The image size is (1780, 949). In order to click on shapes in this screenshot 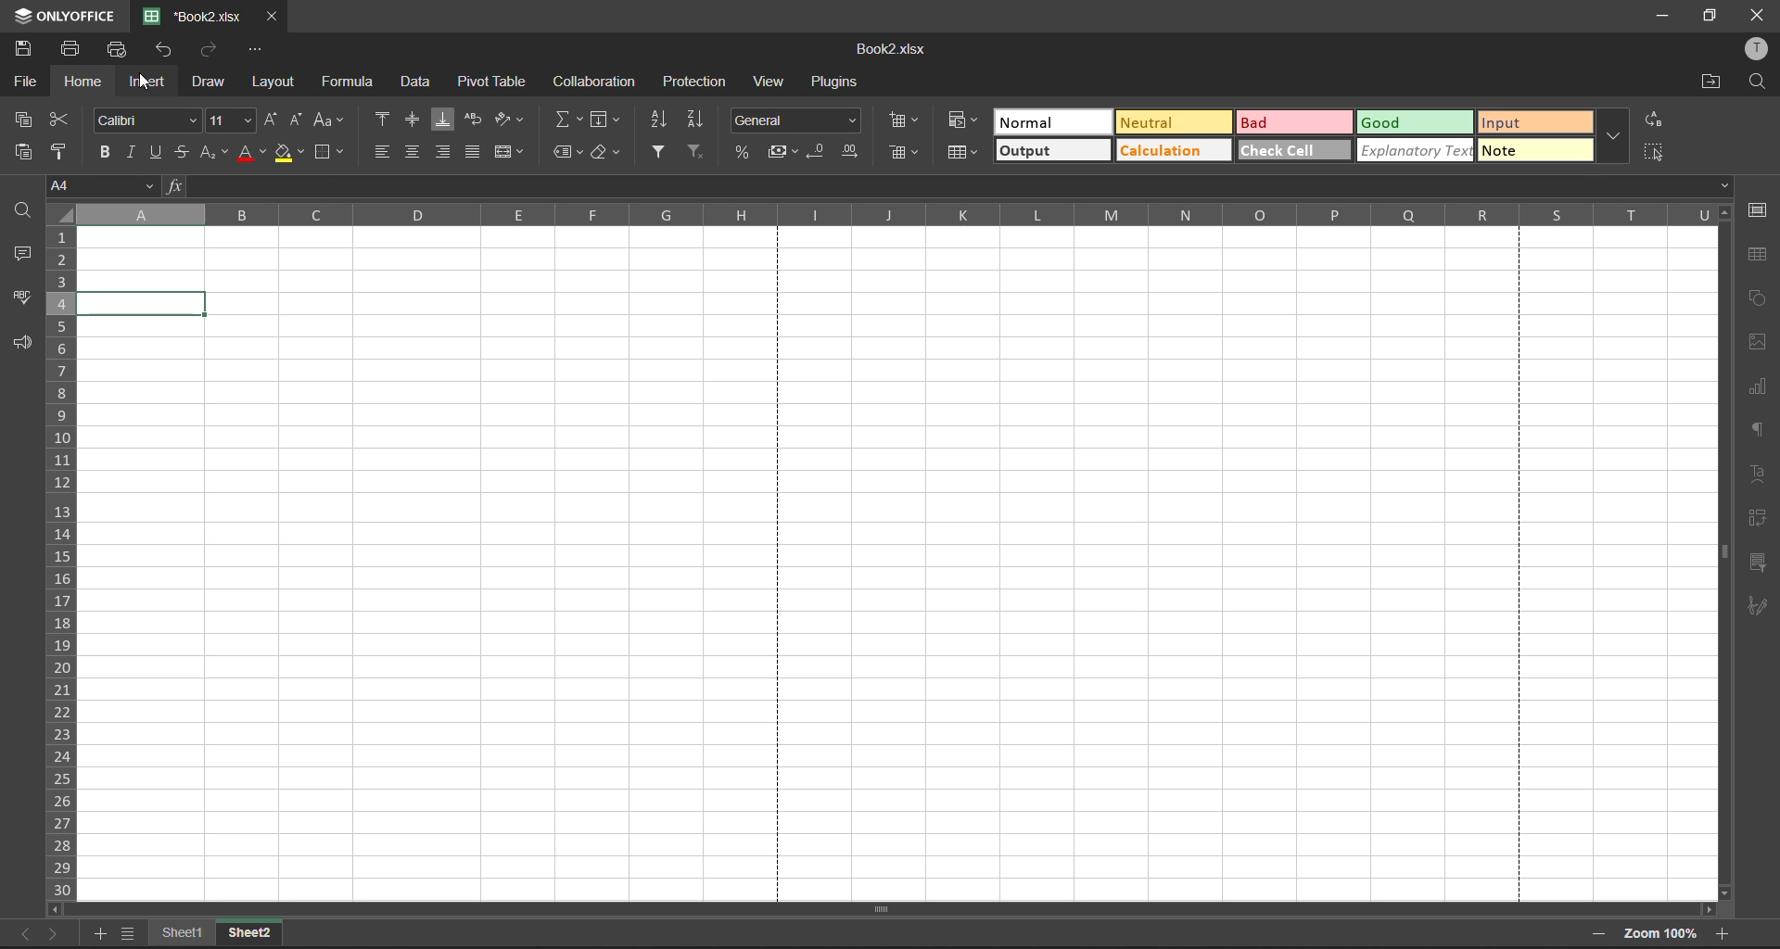, I will do `click(1756, 298)`.